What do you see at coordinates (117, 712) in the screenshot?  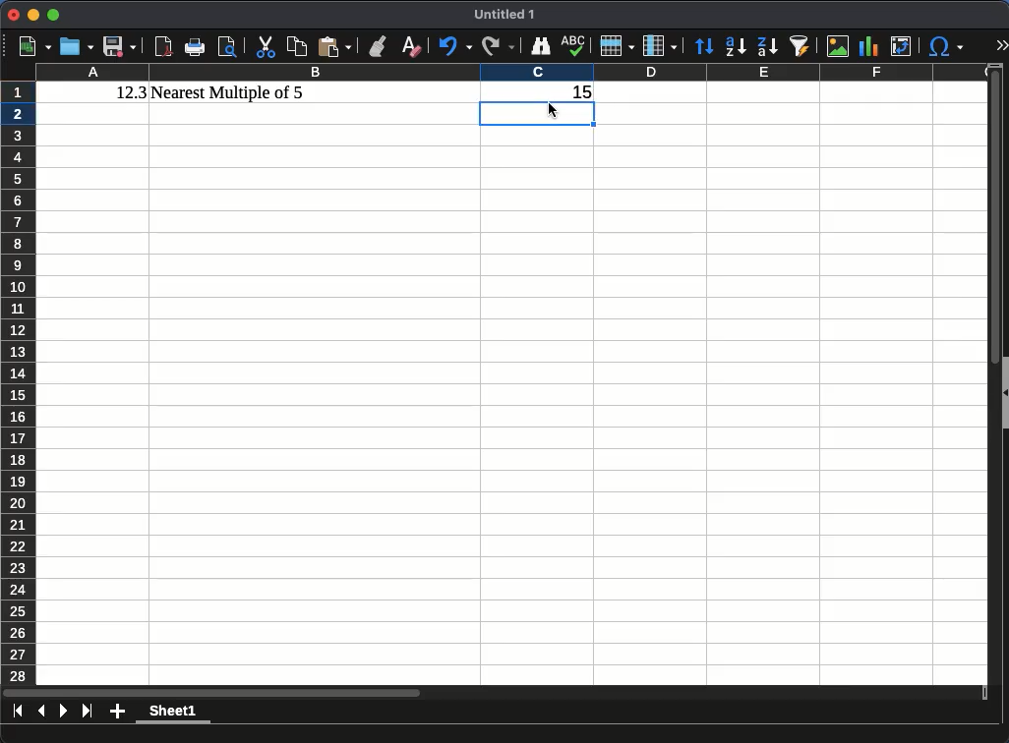 I see `add sheet` at bounding box center [117, 712].